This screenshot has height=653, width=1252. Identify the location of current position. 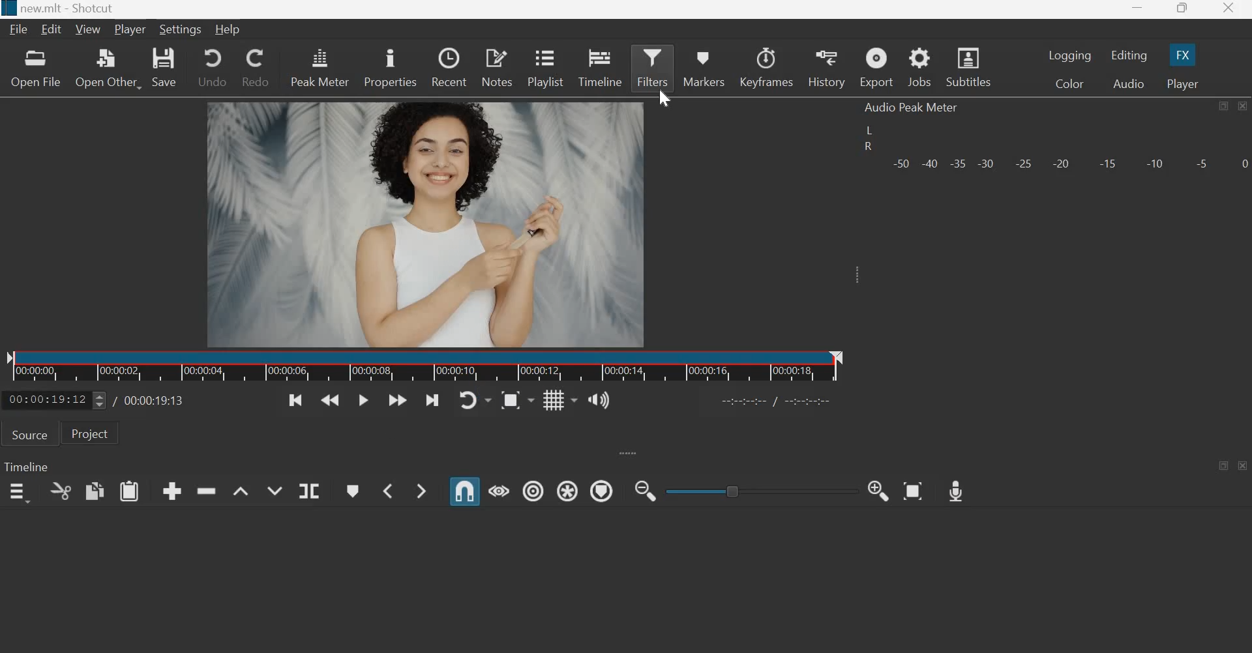
(55, 399).